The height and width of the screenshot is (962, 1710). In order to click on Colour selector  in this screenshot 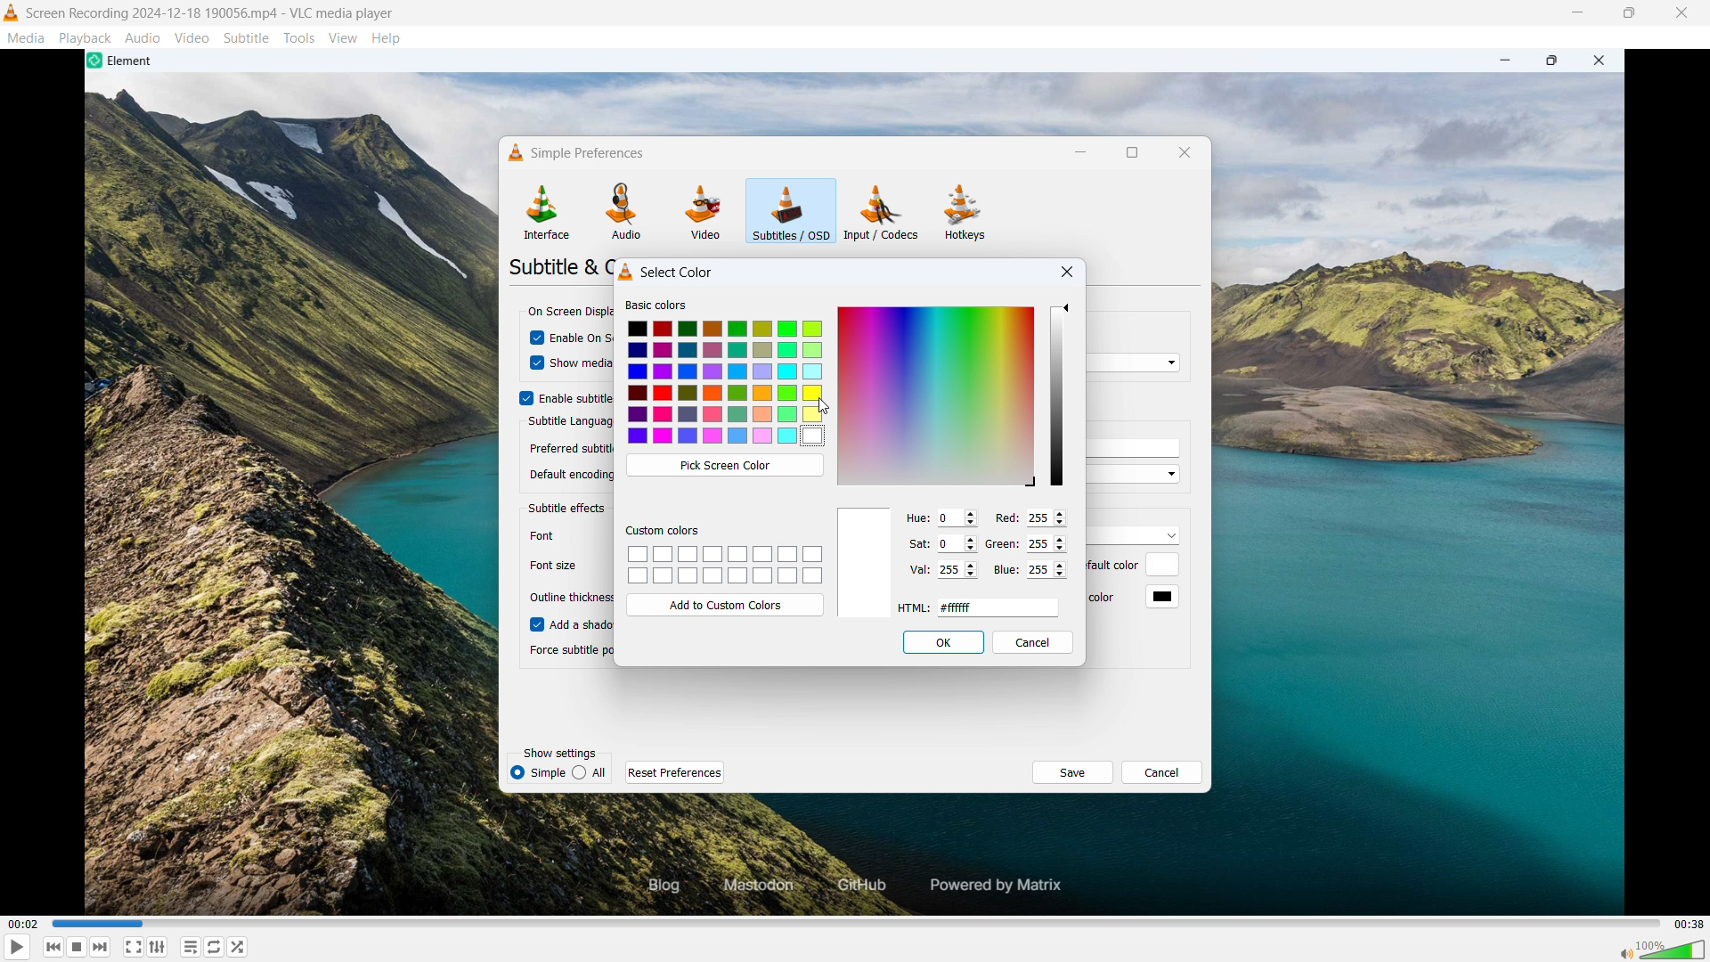, I will do `click(936, 395)`.